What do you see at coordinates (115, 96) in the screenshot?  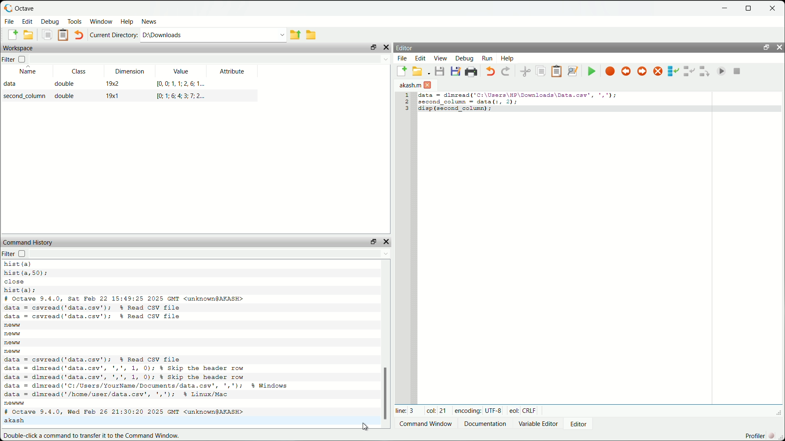 I see `19x1` at bounding box center [115, 96].